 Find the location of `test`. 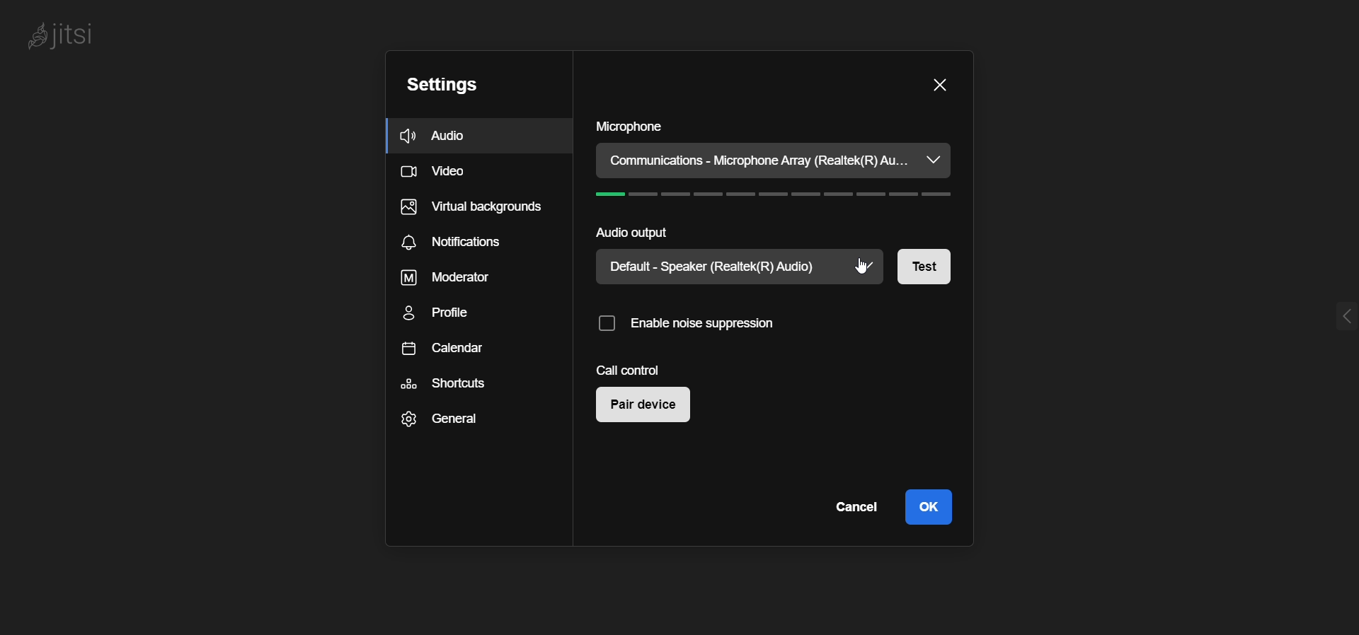

test is located at coordinates (934, 267).